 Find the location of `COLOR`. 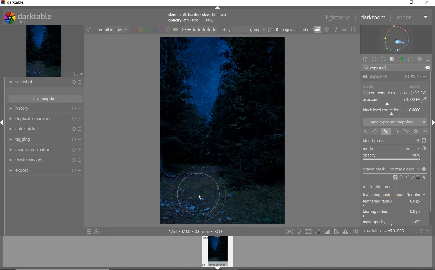

COLOR is located at coordinates (402, 59).